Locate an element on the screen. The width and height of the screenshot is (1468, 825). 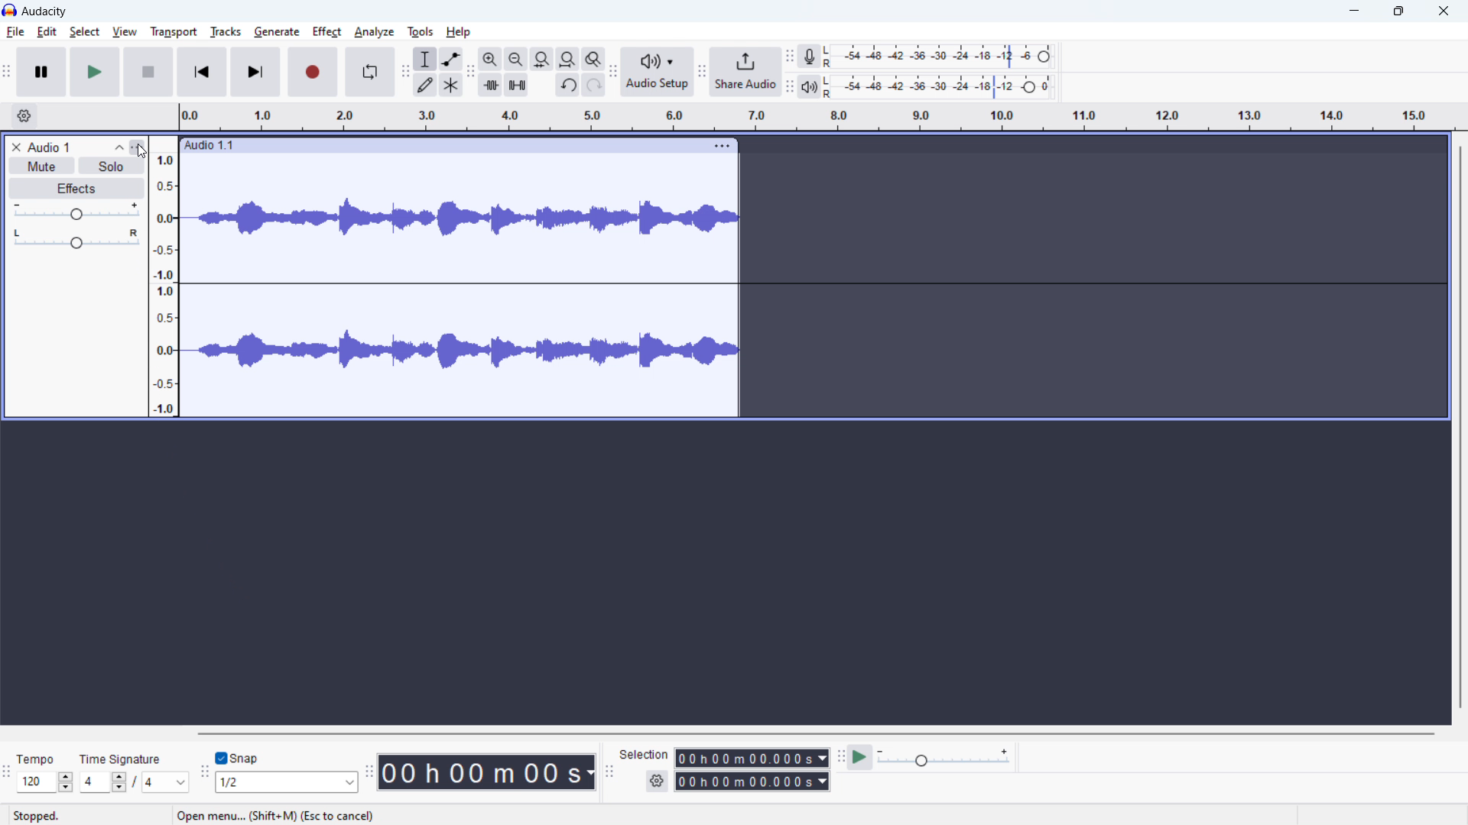
share audio toolbar is located at coordinates (702, 72).